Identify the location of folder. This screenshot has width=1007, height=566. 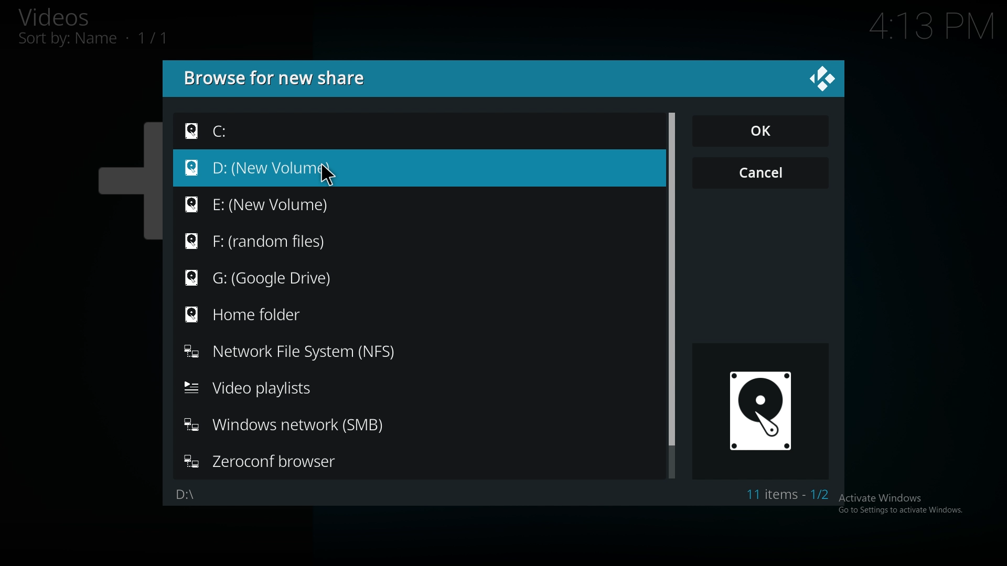
(291, 427).